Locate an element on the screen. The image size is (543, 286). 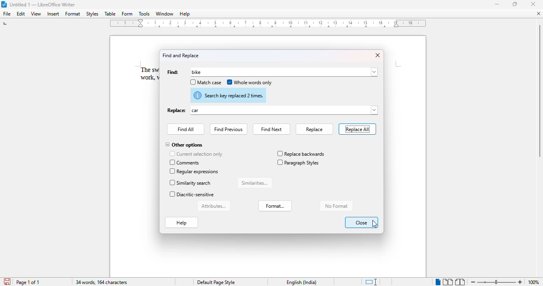
find and replace is located at coordinates (180, 55).